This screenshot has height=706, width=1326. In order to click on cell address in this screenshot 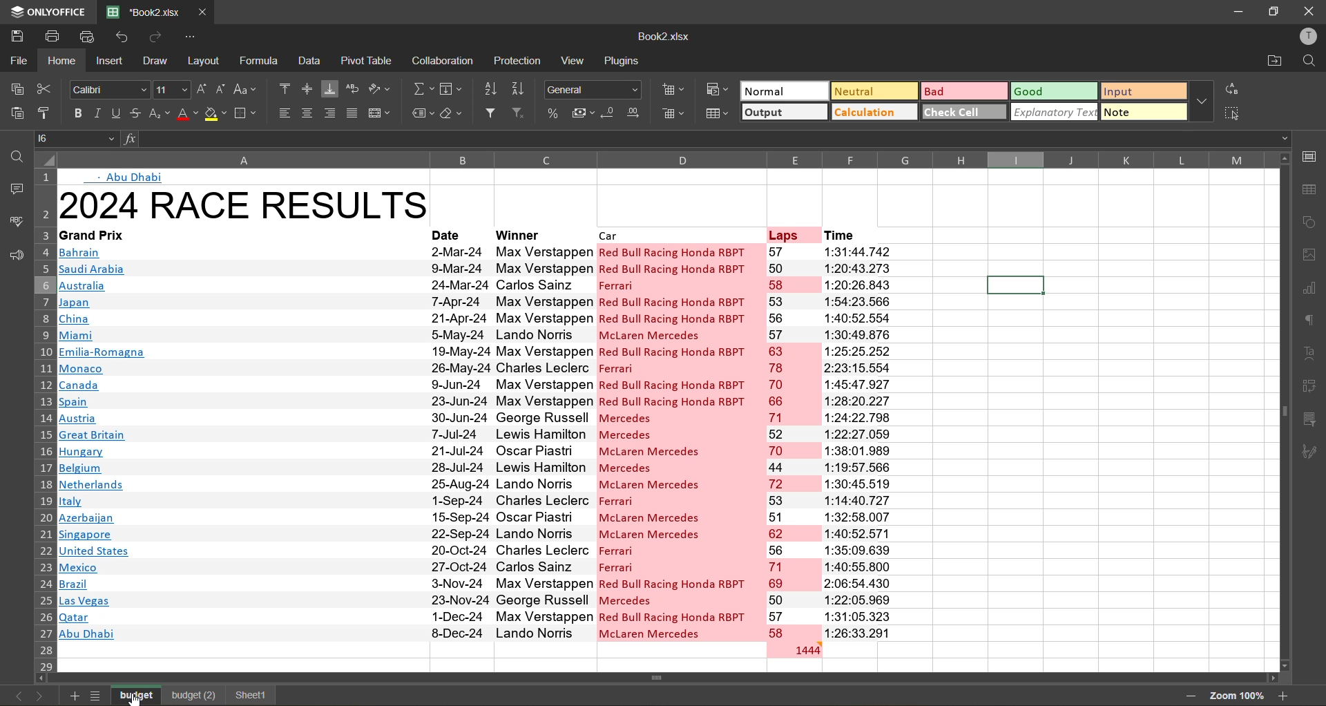, I will do `click(79, 137)`.